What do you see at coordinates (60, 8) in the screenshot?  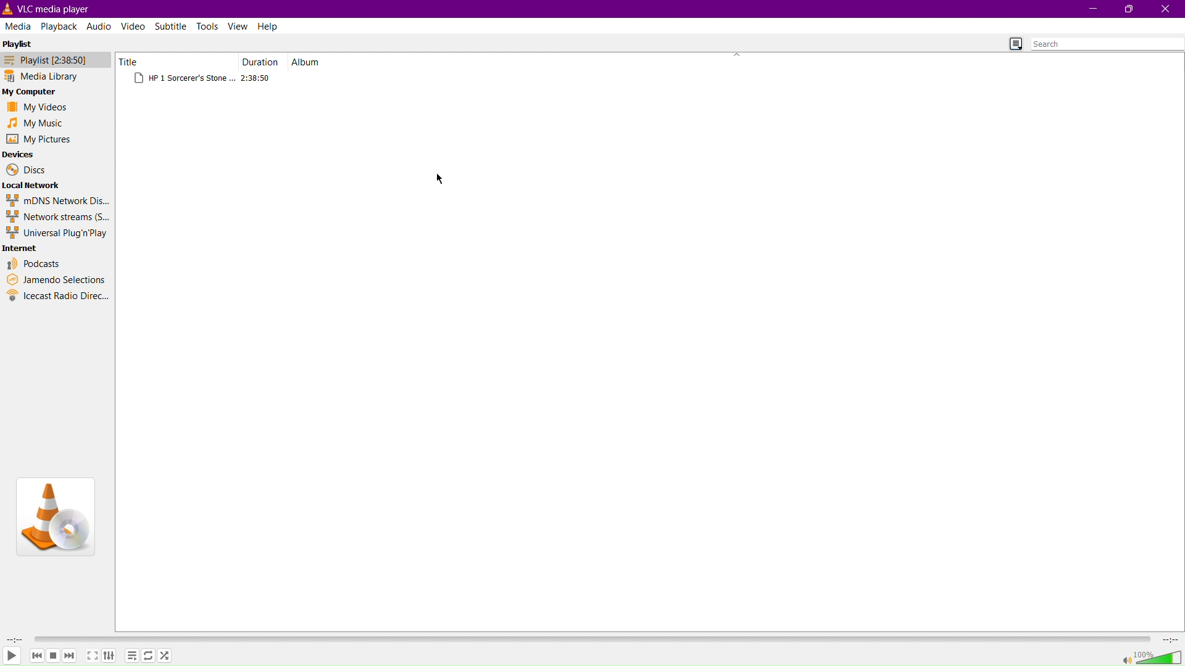 I see `VLC Media Player` at bounding box center [60, 8].